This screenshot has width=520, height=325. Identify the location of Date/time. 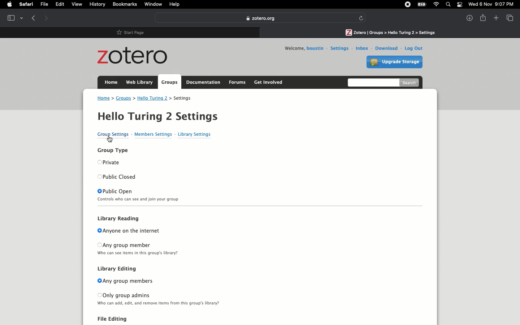
(493, 4).